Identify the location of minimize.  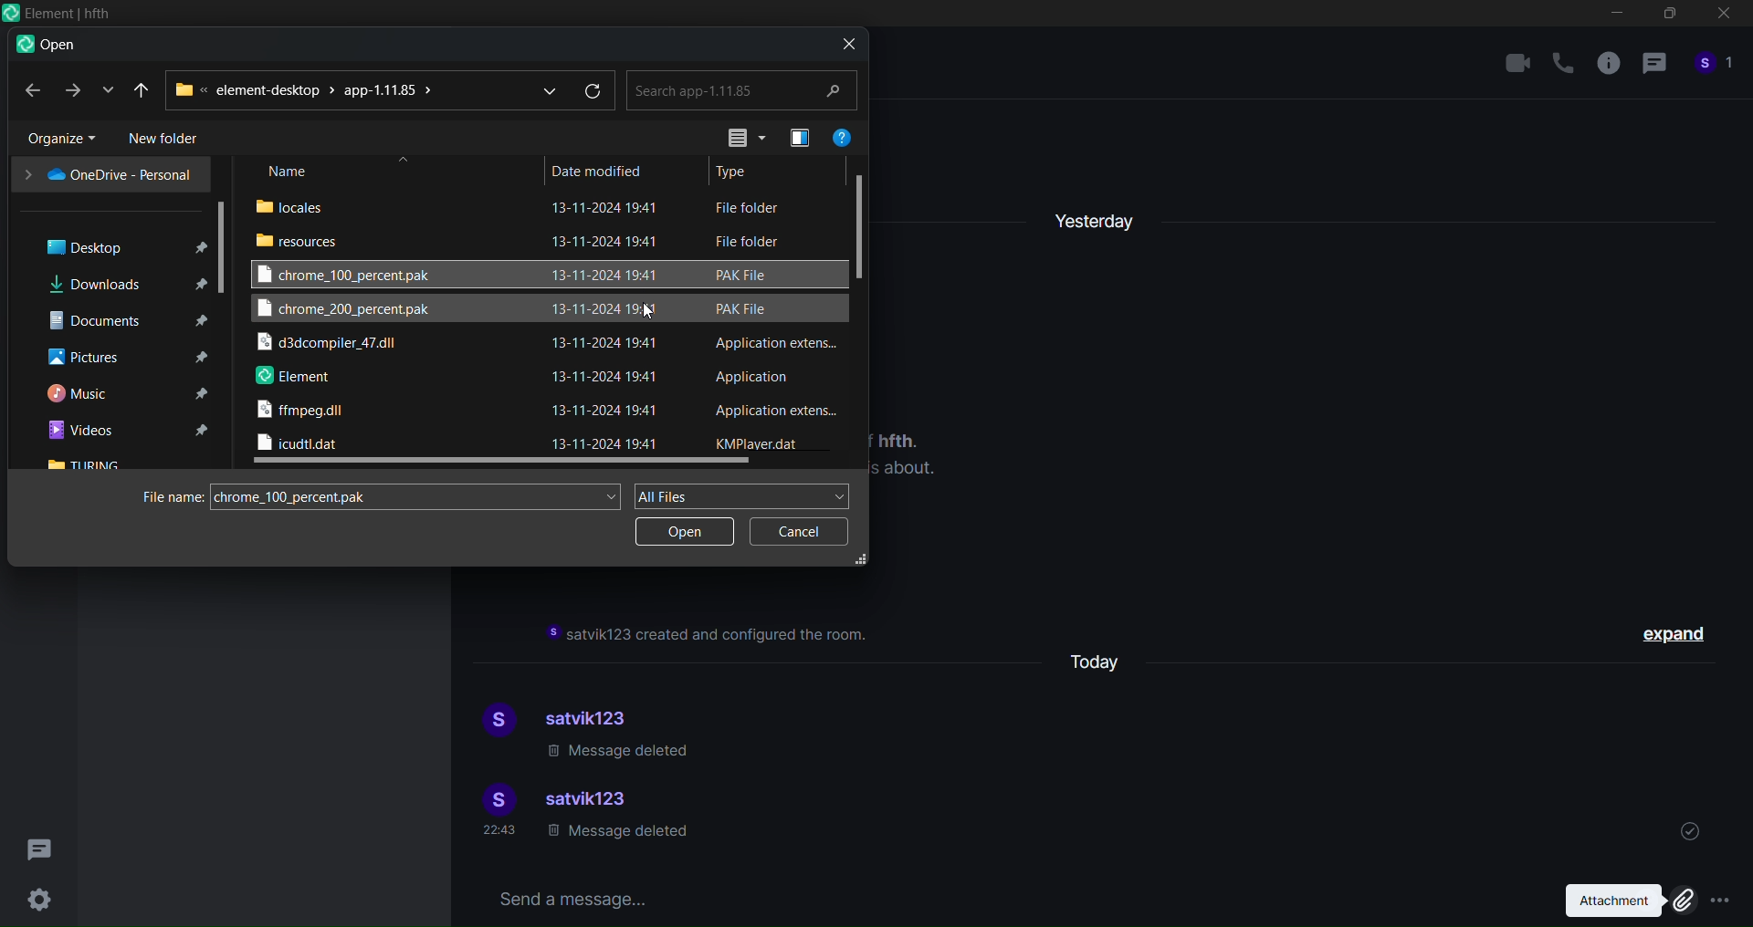
(1617, 16).